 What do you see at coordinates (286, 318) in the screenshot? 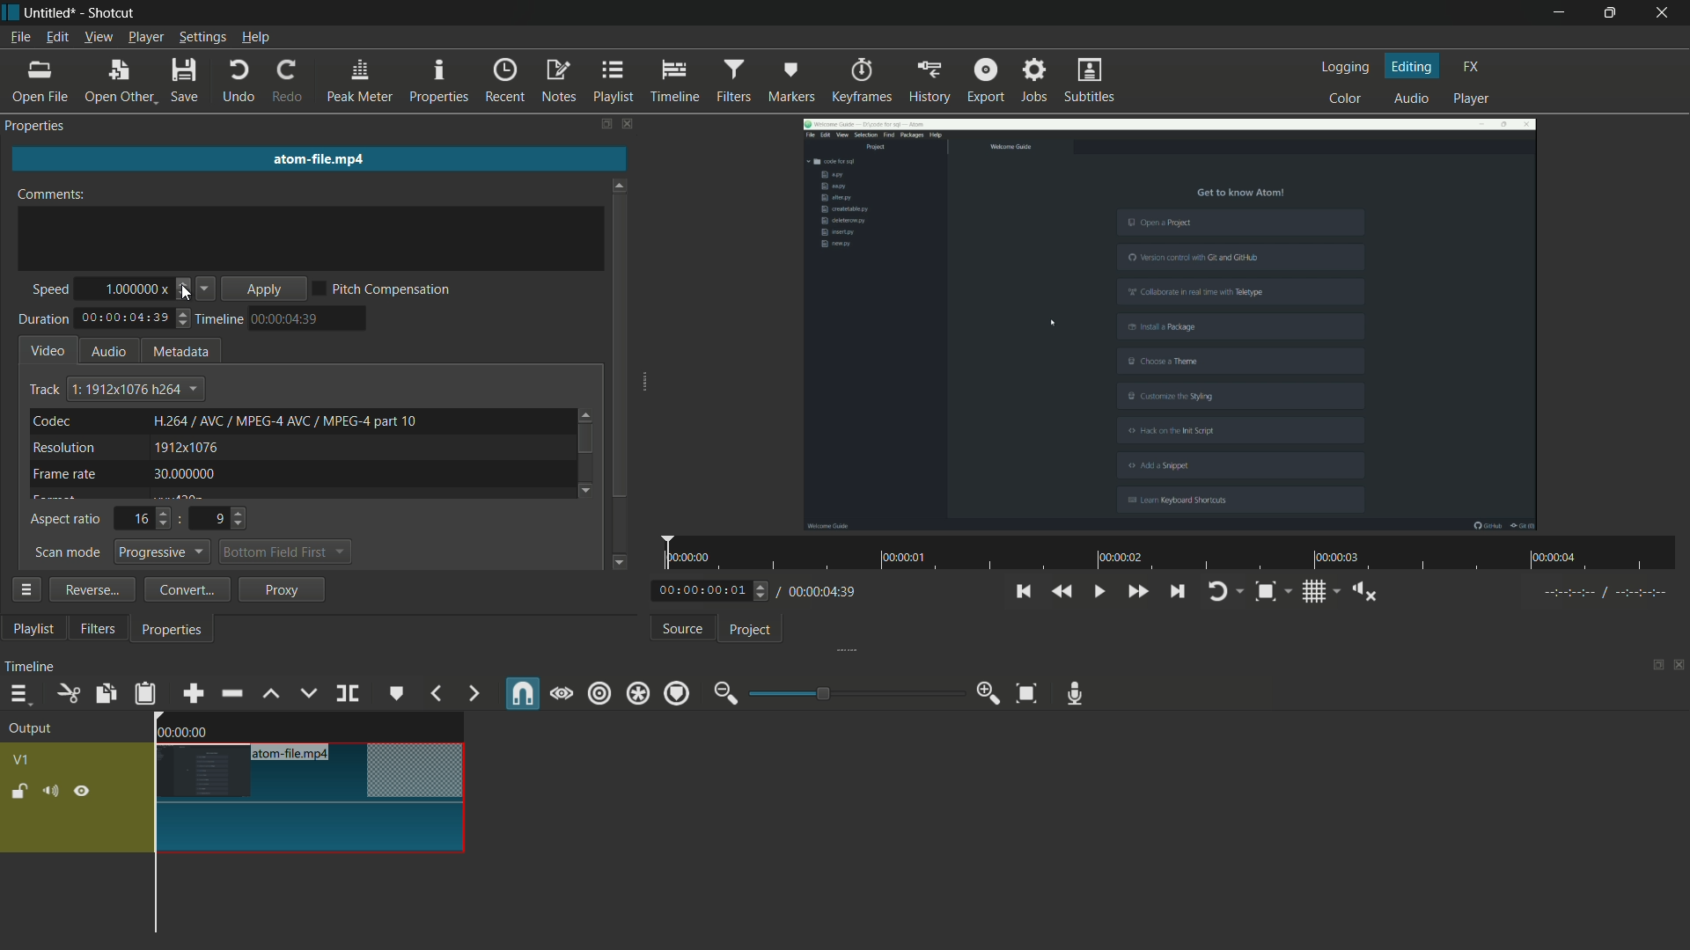
I see `time` at bounding box center [286, 318].